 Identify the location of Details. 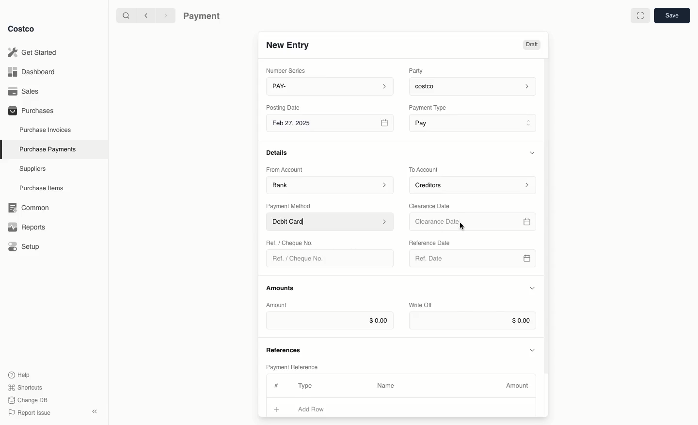
(280, 152).